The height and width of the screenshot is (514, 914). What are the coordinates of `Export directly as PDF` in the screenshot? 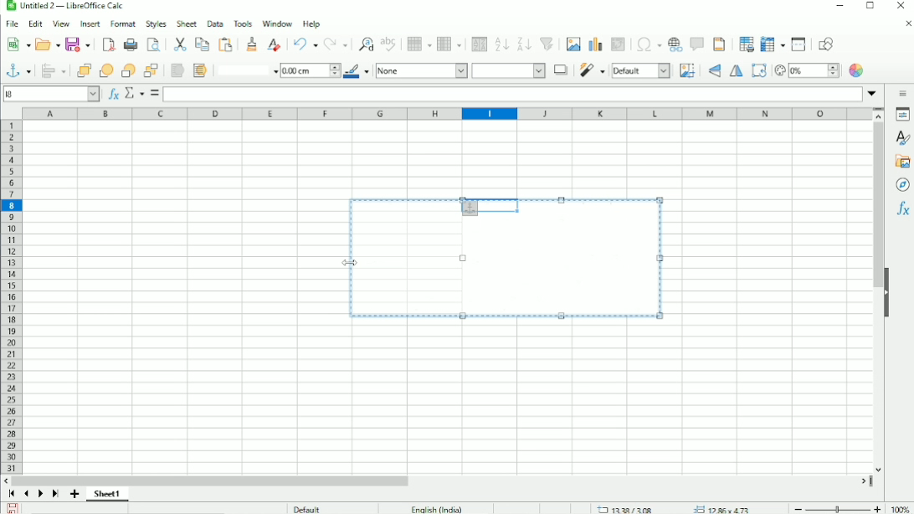 It's located at (107, 45).